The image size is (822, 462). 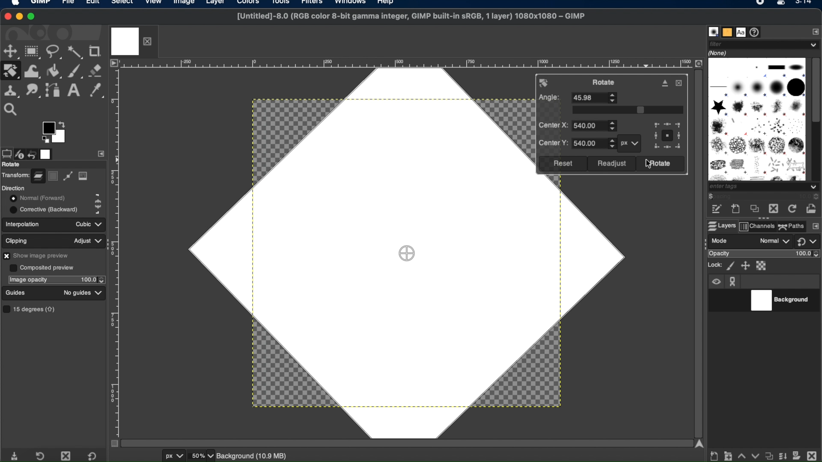 What do you see at coordinates (805, 5) in the screenshot?
I see `time` at bounding box center [805, 5].